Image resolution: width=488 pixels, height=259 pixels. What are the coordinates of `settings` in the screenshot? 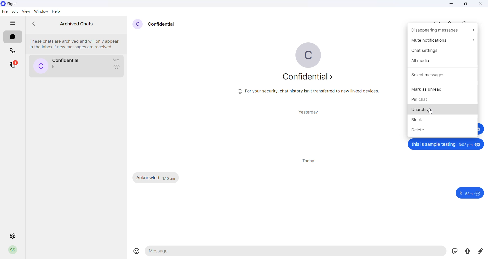 It's located at (13, 235).